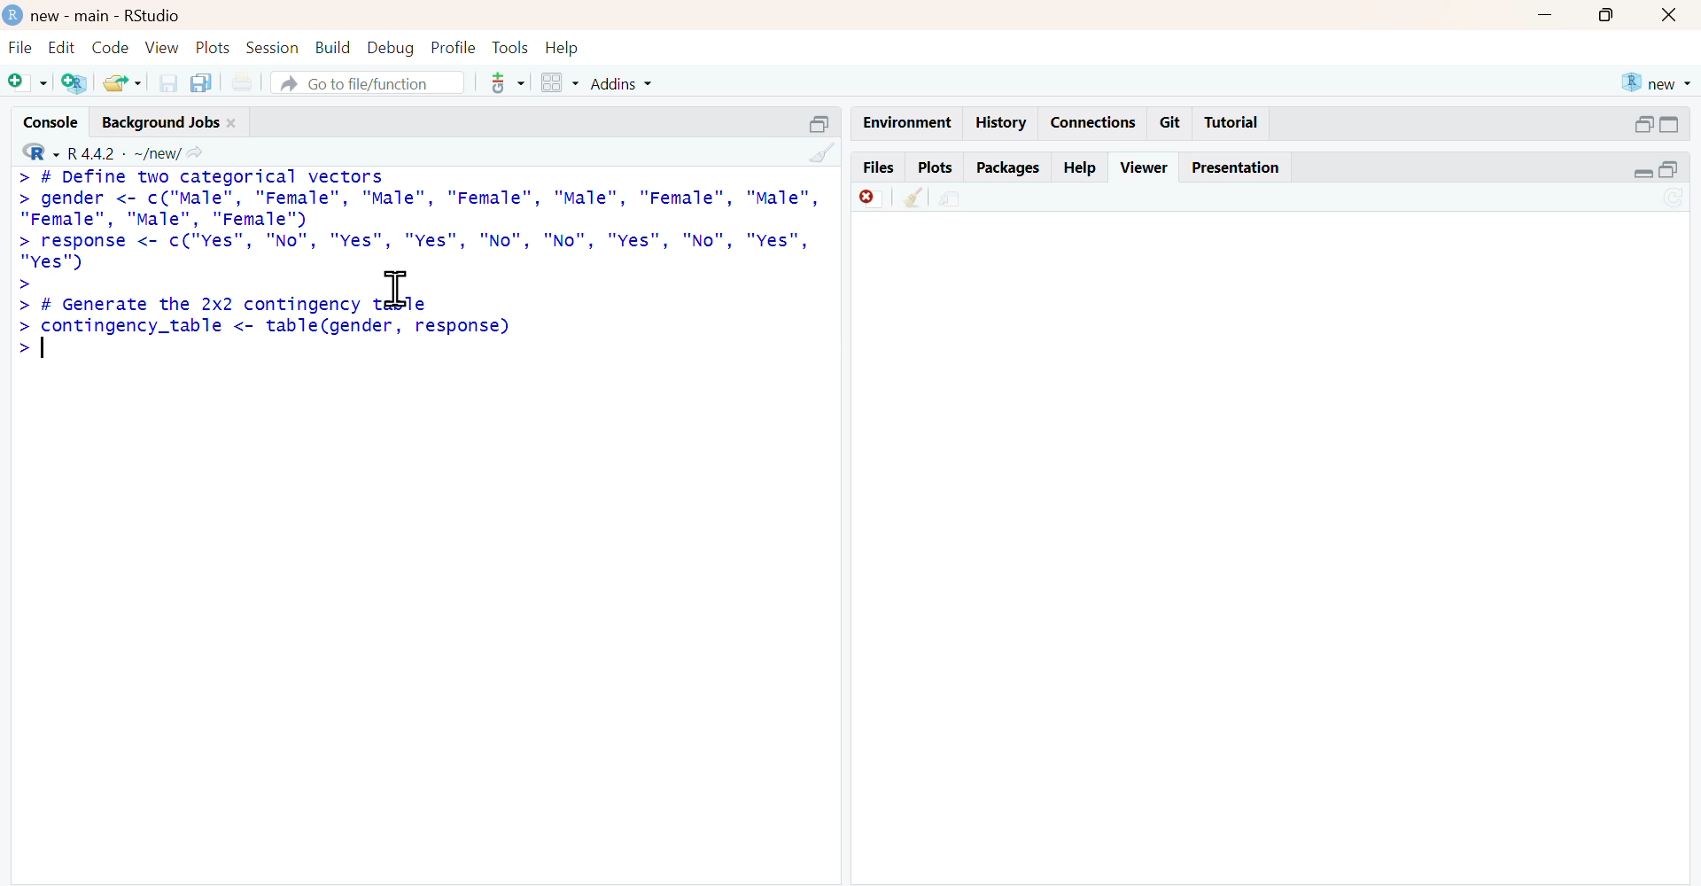 Image resolution: width=1701 pixels, height=886 pixels. What do you see at coordinates (51, 122) in the screenshot?
I see `console` at bounding box center [51, 122].